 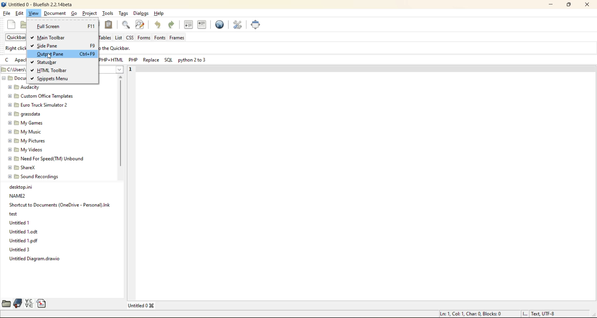 I want to click on php html, so click(x=111, y=60).